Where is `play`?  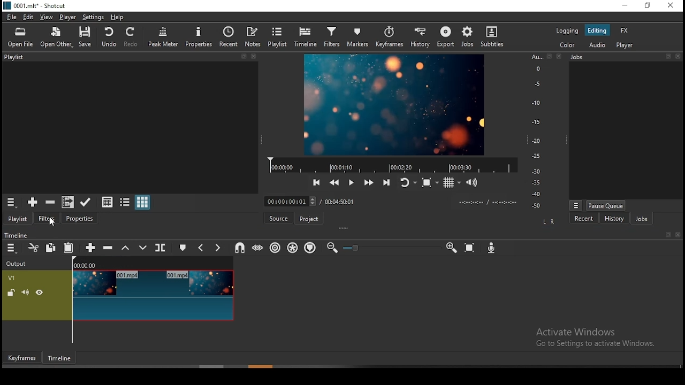
play is located at coordinates (353, 182).